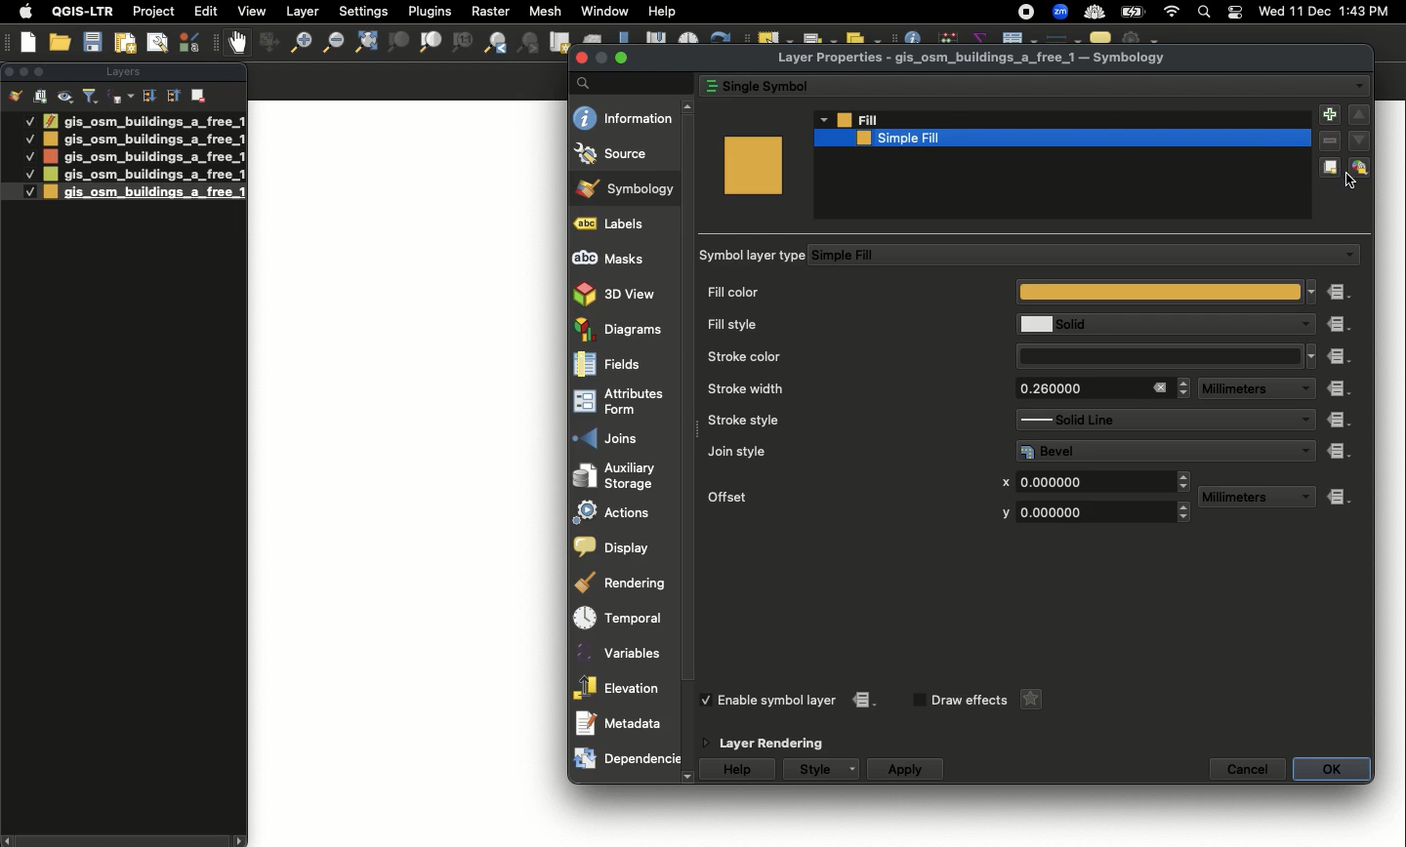 The image size is (1406, 847). What do you see at coordinates (1359, 86) in the screenshot?
I see `Drop down` at bounding box center [1359, 86].